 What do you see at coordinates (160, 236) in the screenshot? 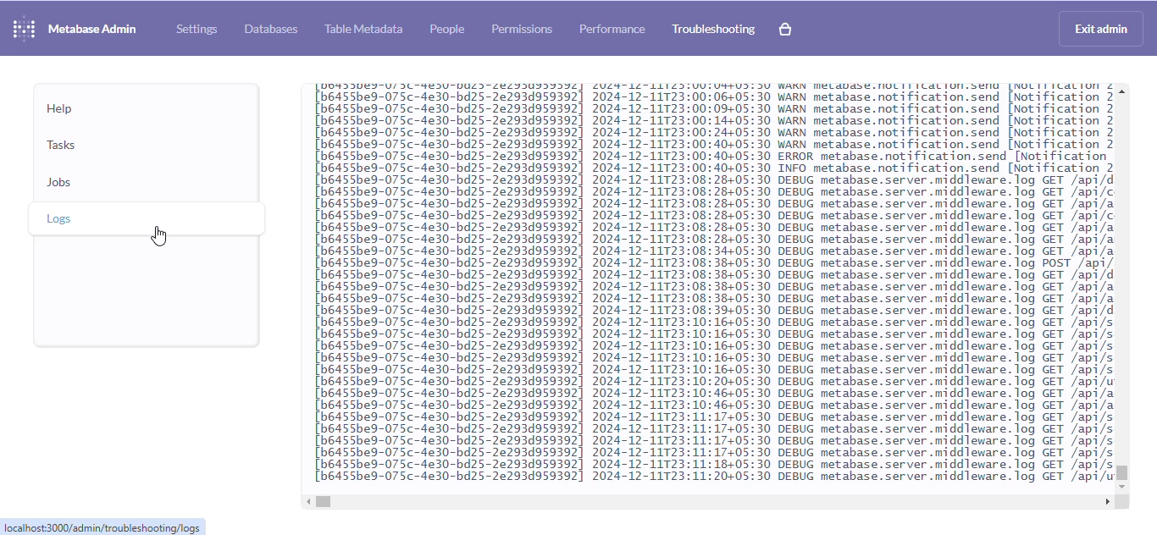
I see `cursor` at bounding box center [160, 236].